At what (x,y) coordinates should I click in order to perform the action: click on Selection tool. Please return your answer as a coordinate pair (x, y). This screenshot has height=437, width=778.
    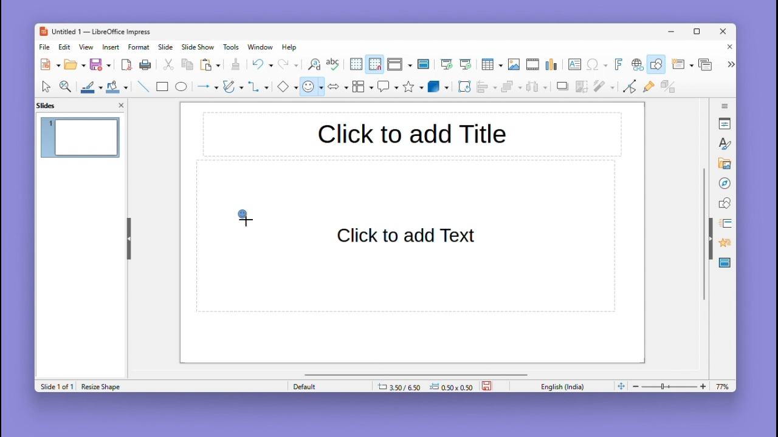
    Looking at the image, I should click on (46, 86).